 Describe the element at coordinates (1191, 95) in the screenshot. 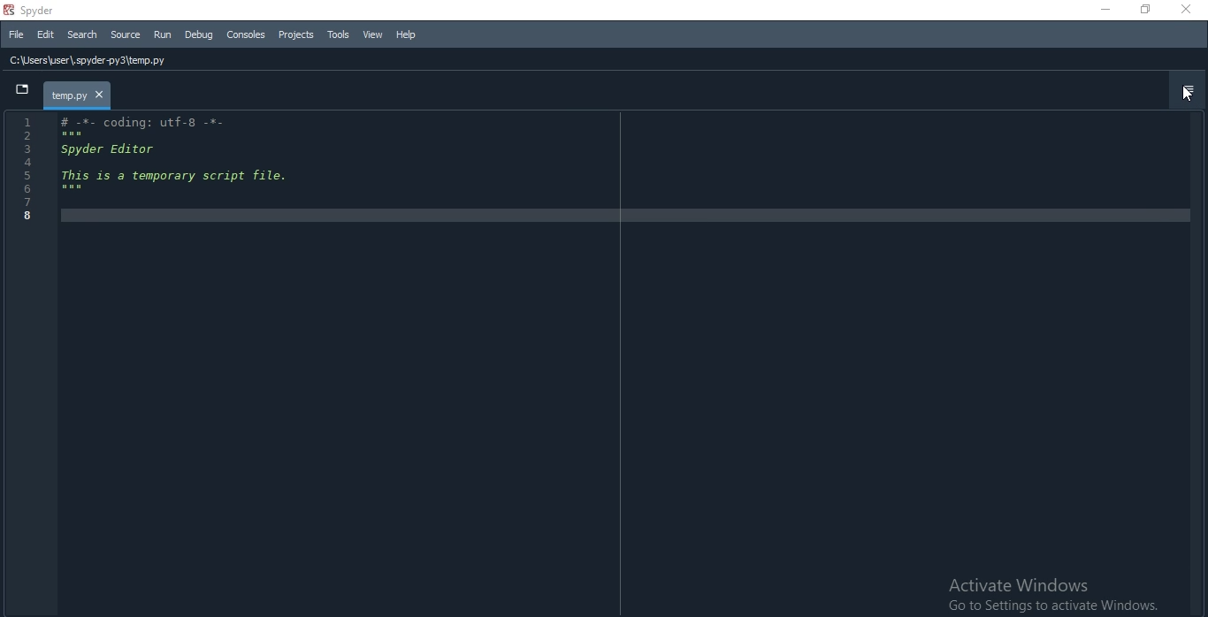

I see `Cursor on options` at that location.